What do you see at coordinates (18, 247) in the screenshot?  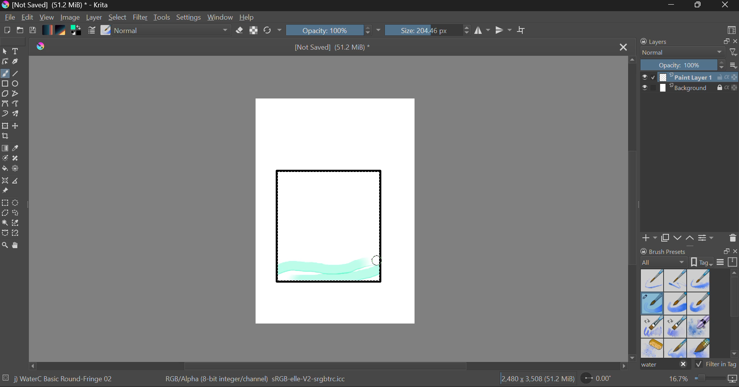 I see `Pan` at bounding box center [18, 247].